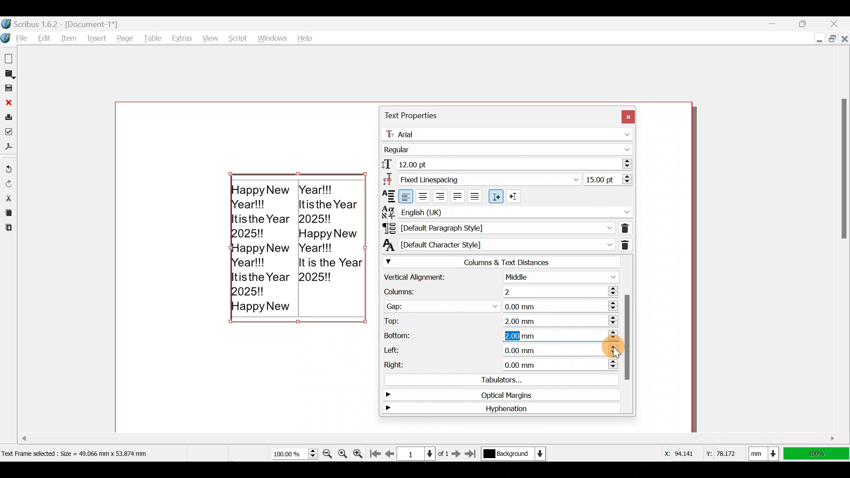 The width and height of the screenshot is (850, 478). What do you see at coordinates (513, 454) in the screenshot?
I see `Select current layer` at bounding box center [513, 454].